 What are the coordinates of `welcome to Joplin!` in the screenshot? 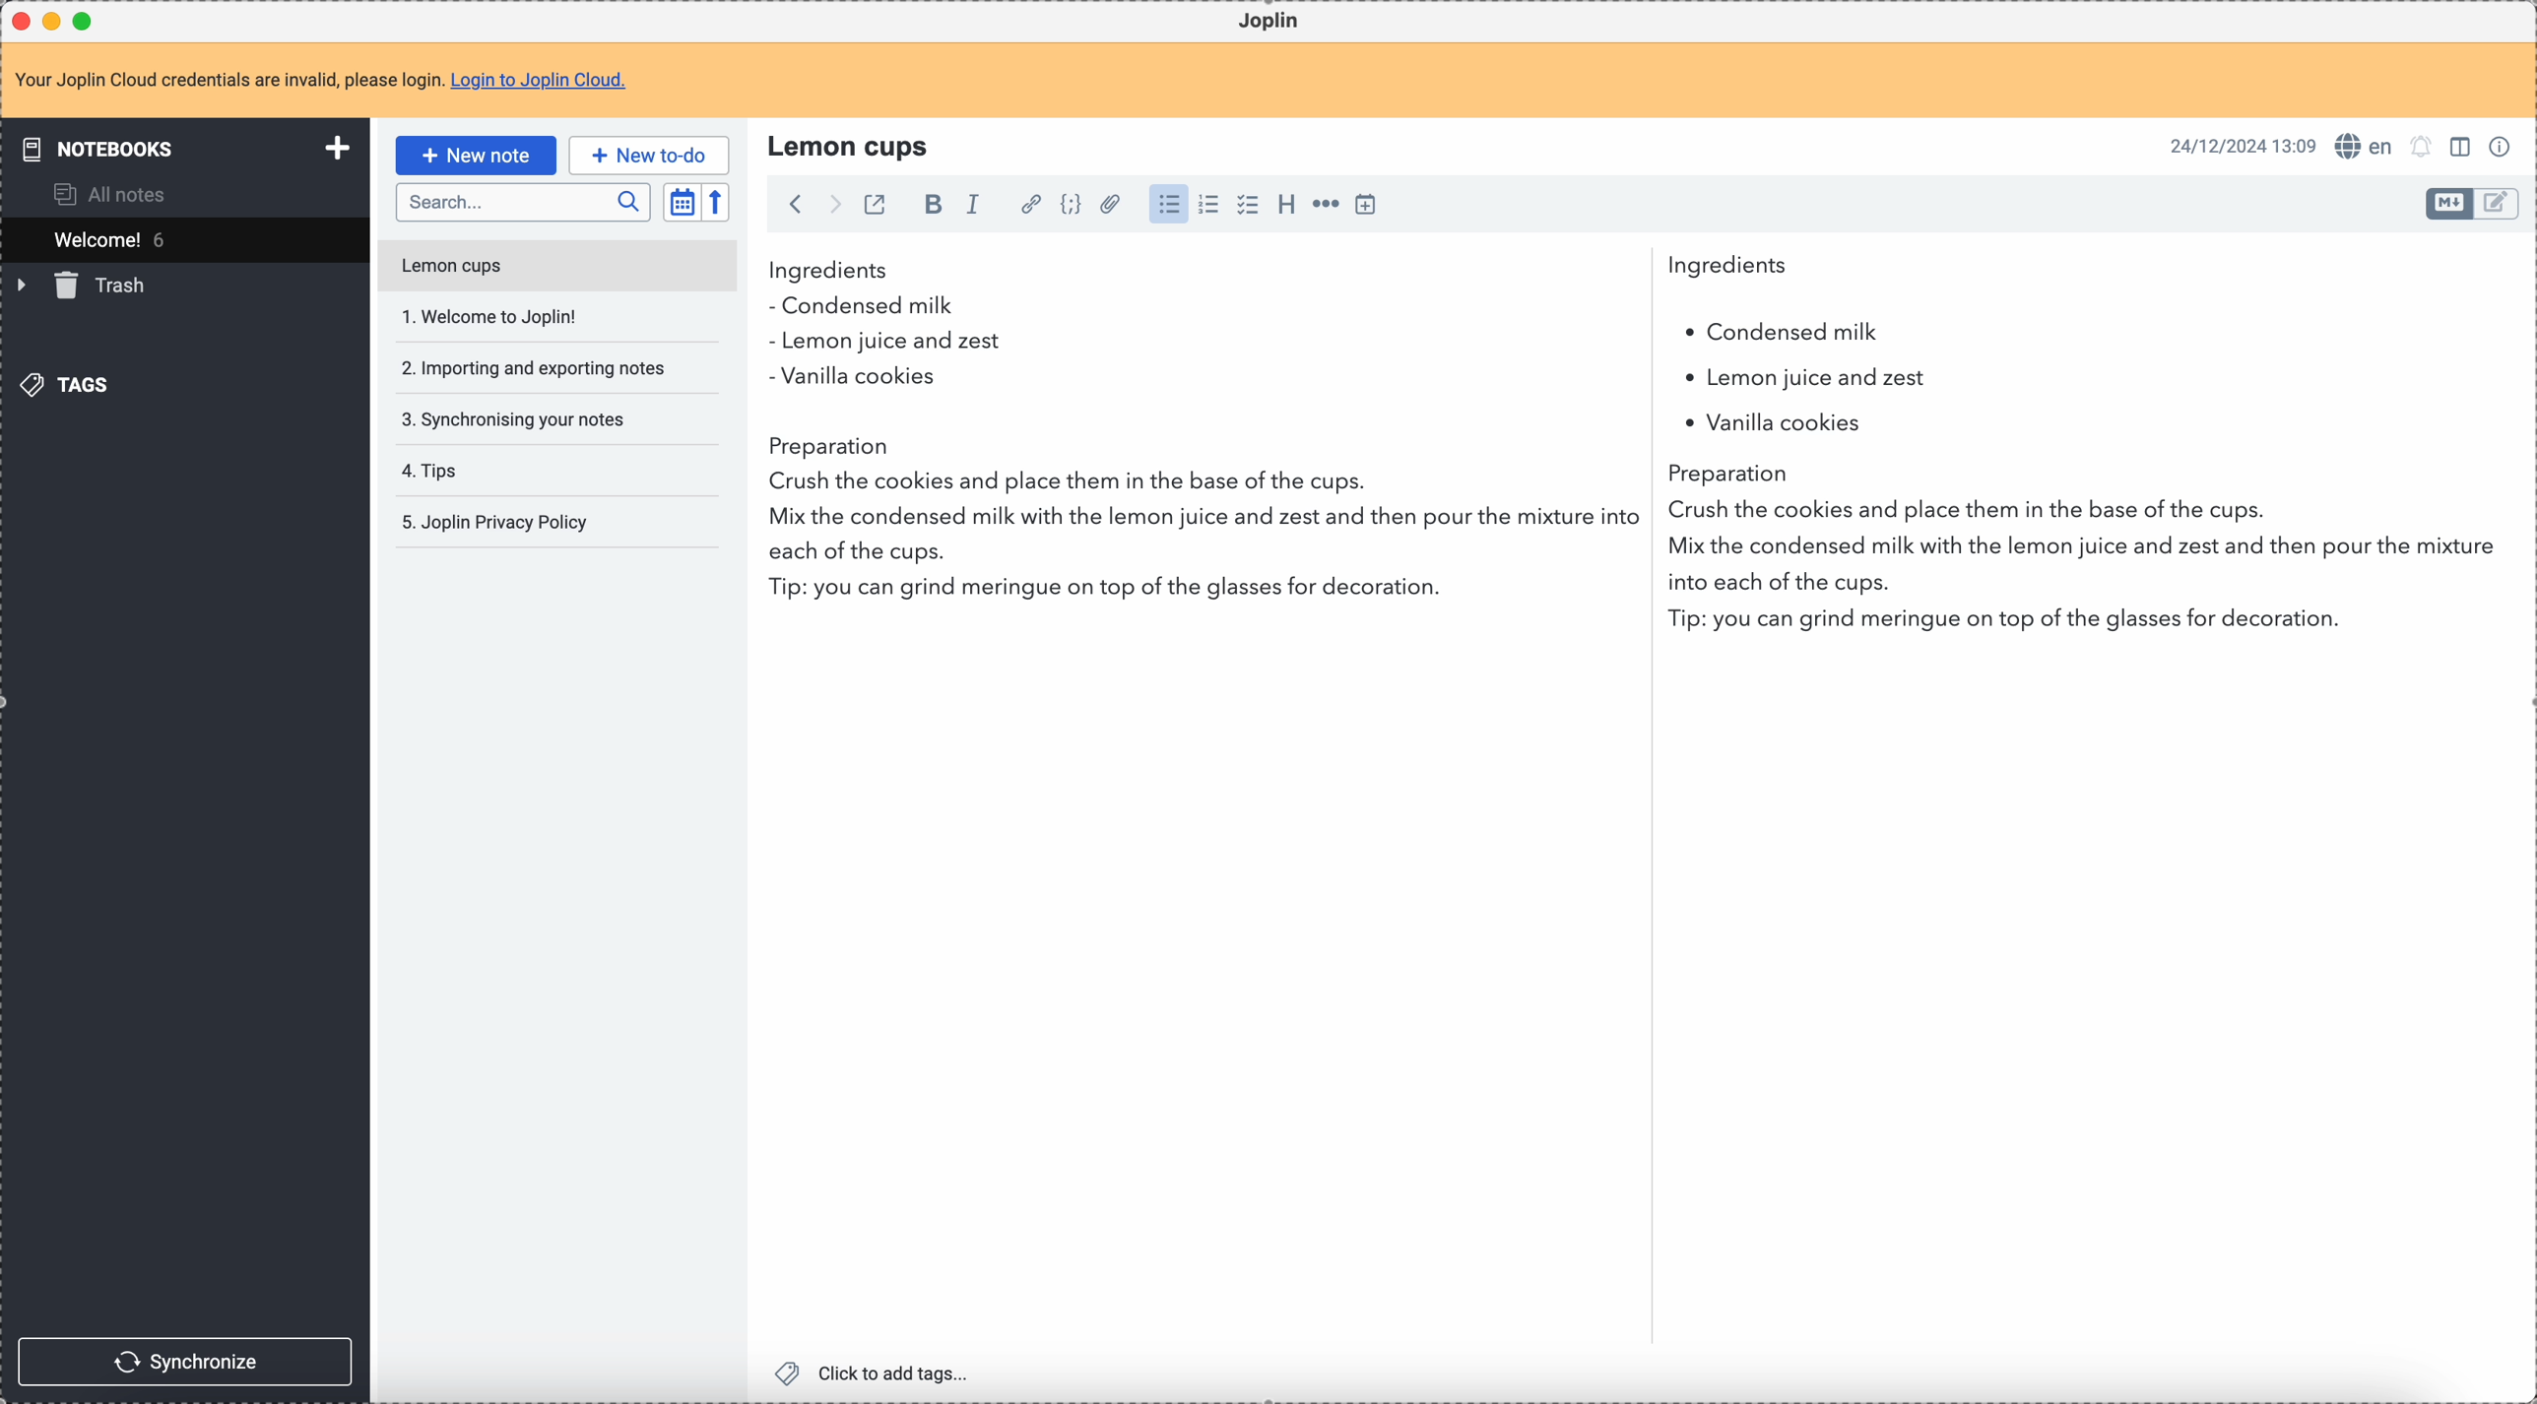 It's located at (491, 316).